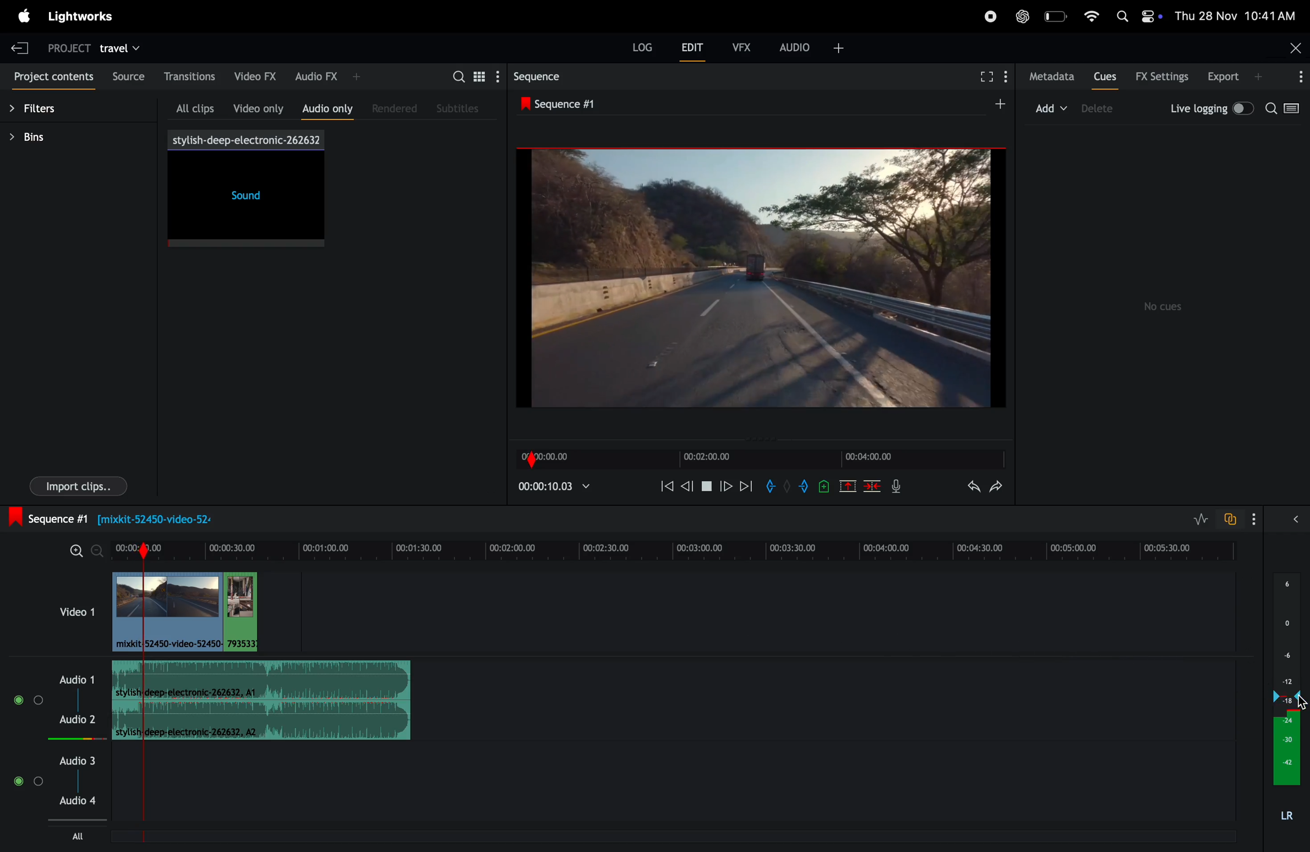  What do you see at coordinates (120, 51) in the screenshot?
I see `travel` at bounding box center [120, 51].